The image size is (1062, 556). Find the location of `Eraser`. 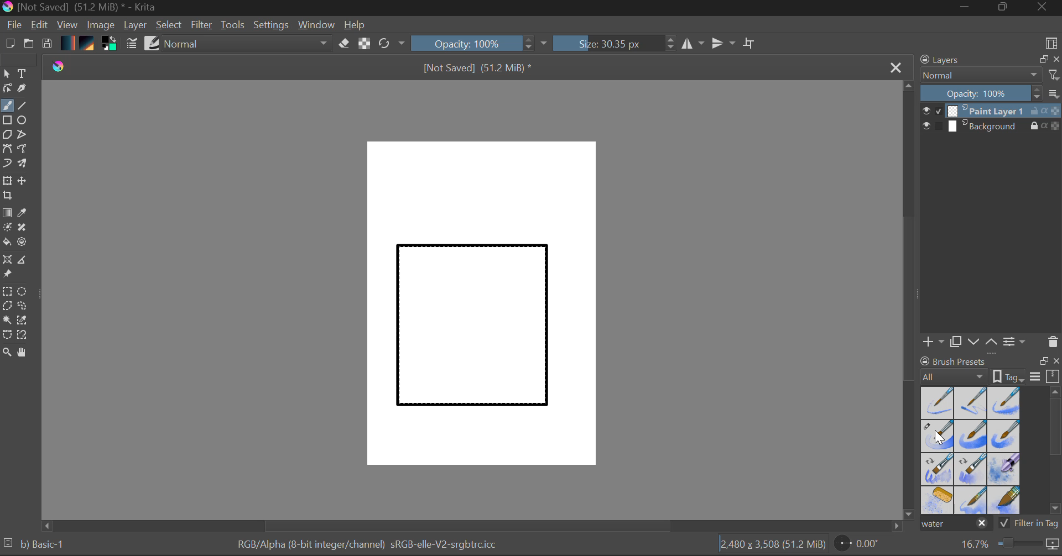

Eraser is located at coordinates (345, 44).